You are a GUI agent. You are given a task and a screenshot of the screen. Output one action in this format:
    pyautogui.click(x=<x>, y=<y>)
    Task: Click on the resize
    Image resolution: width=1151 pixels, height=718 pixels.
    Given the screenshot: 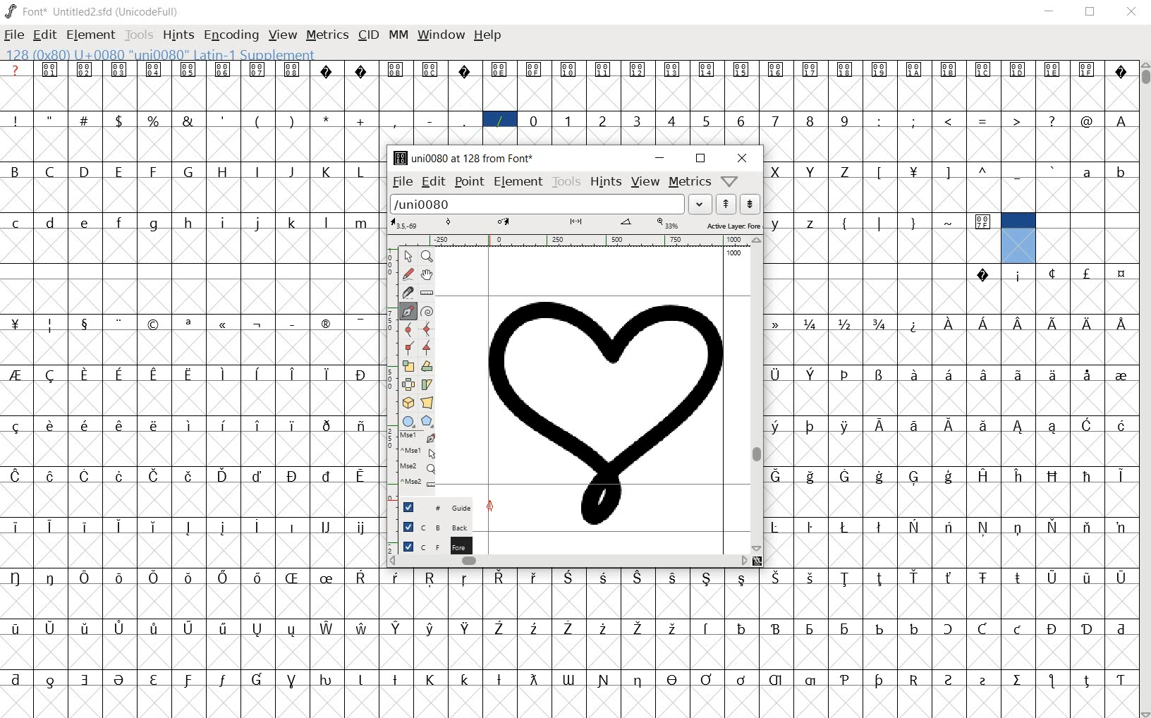 What is the action you would take?
    pyautogui.click(x=758, y=561)
    